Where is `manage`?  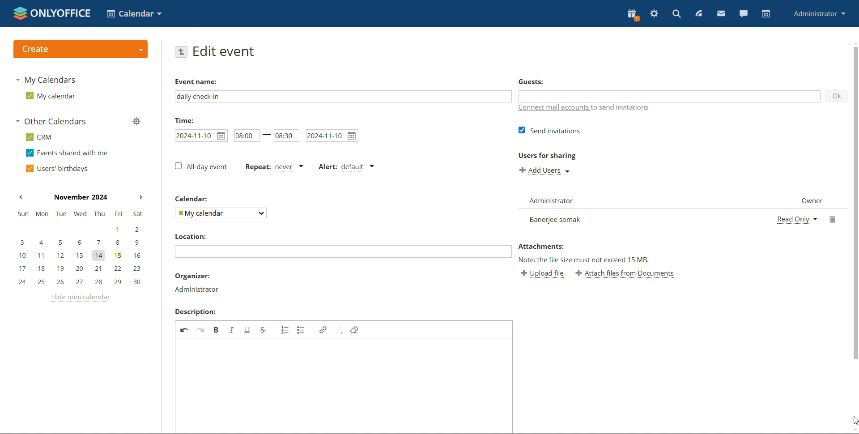 manage is located at coordinates (136, 121).